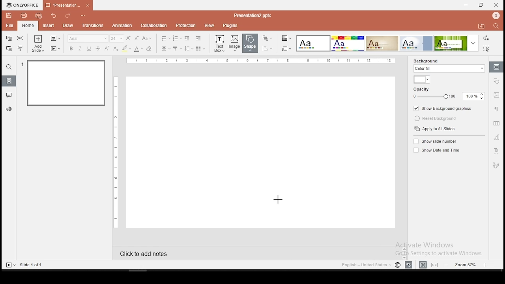 The width and height of the screenshot is (505, 284). What do you see at coordinates (287, 39) in the screenshot?
I see `select color theme` at bounding box center [287, 39].